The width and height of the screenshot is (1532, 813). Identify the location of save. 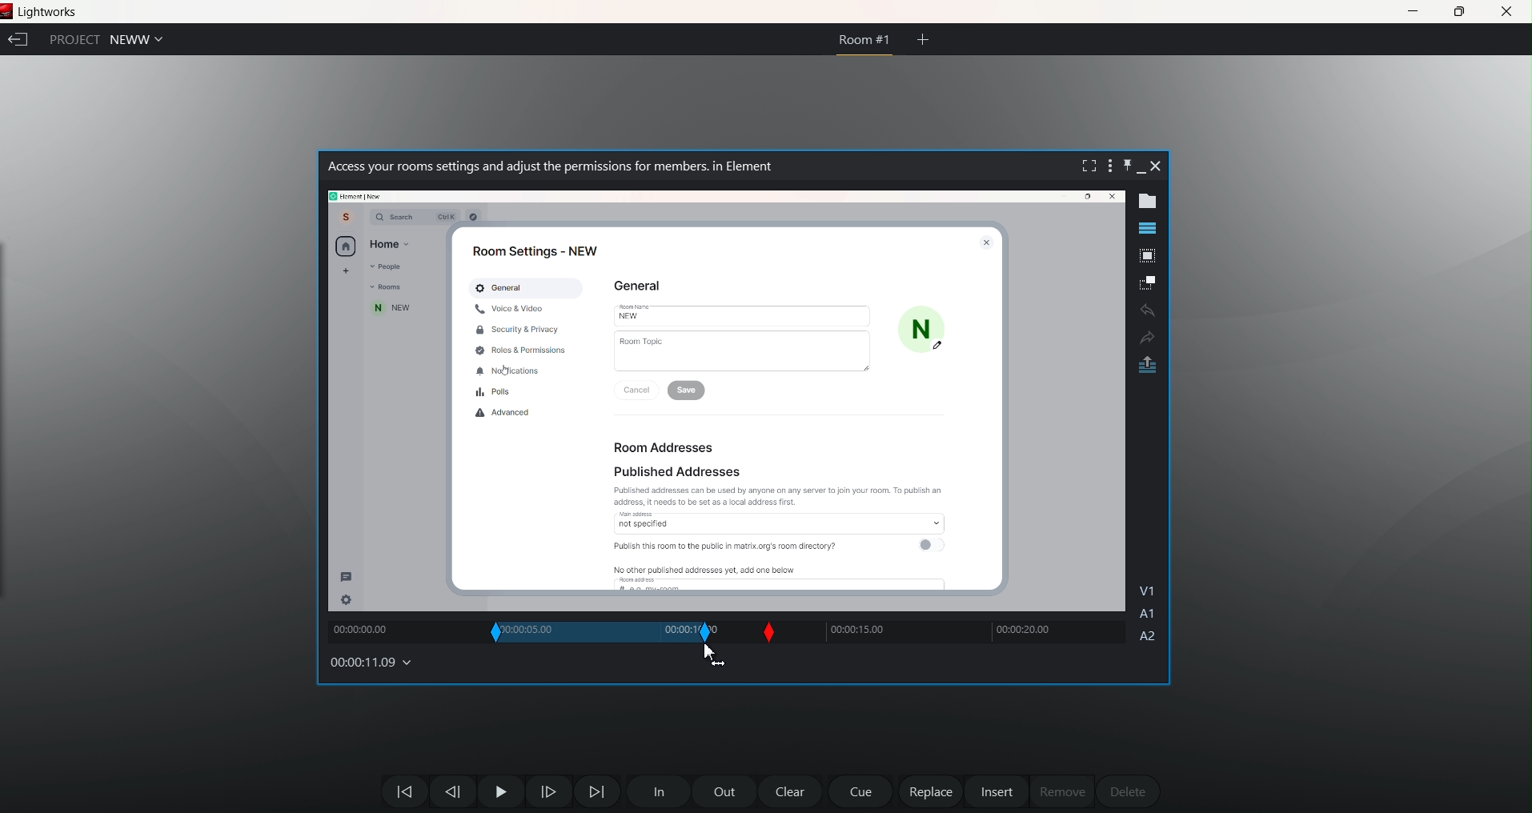
(691, 390).